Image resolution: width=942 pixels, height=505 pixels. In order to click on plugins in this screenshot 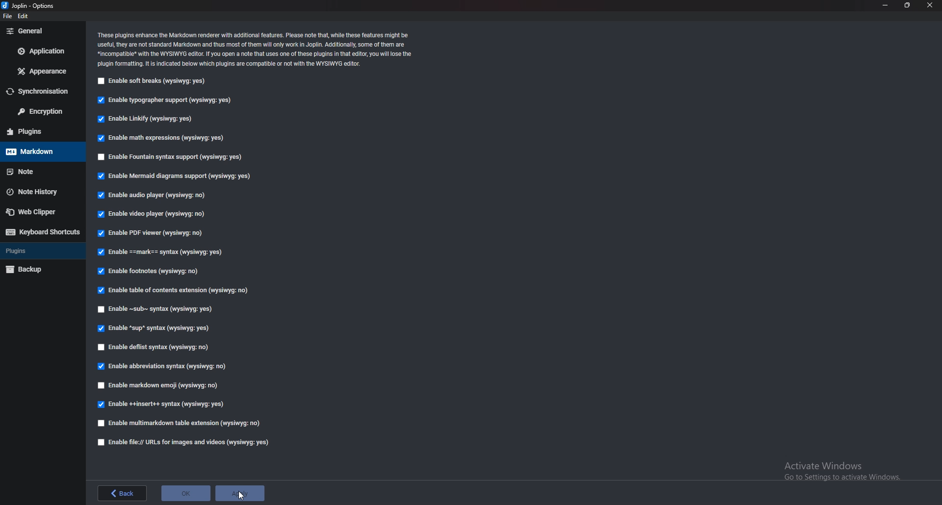, I will do `click(42, 131)`.